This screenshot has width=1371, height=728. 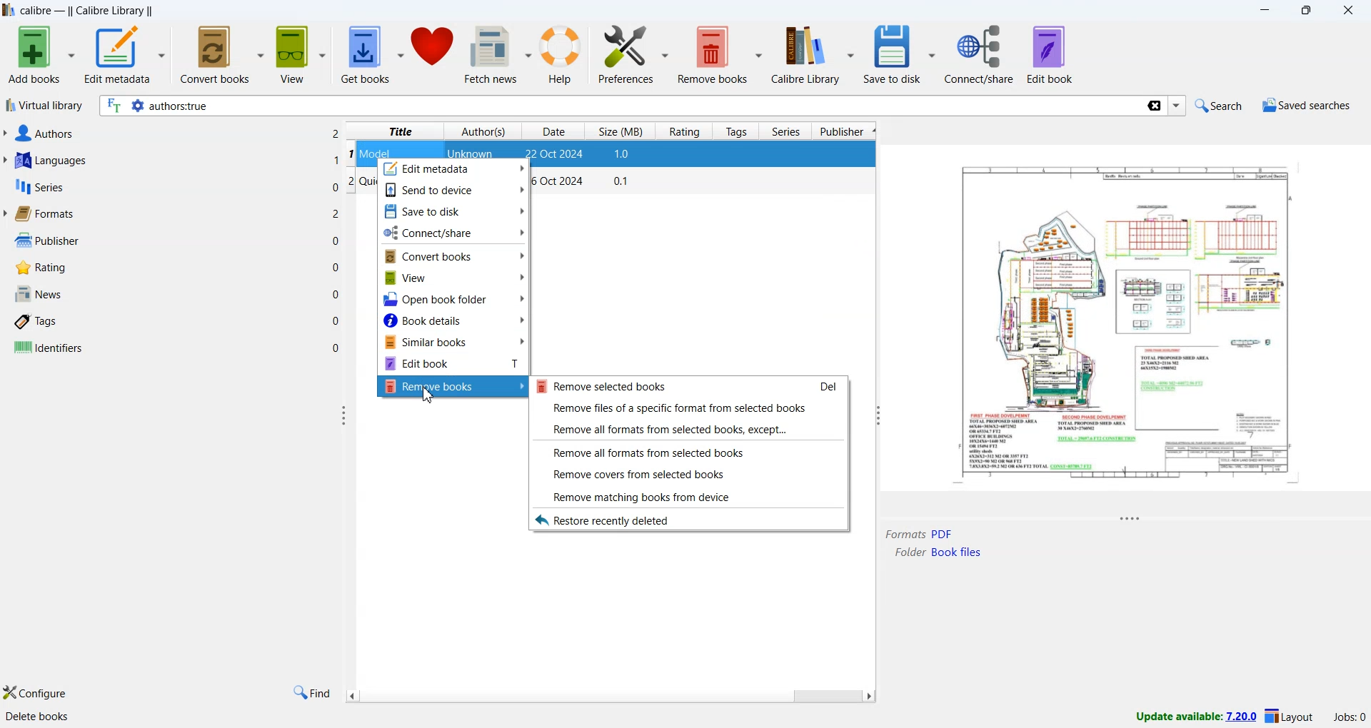 I want to click on formats, so click(x=44, y=214).